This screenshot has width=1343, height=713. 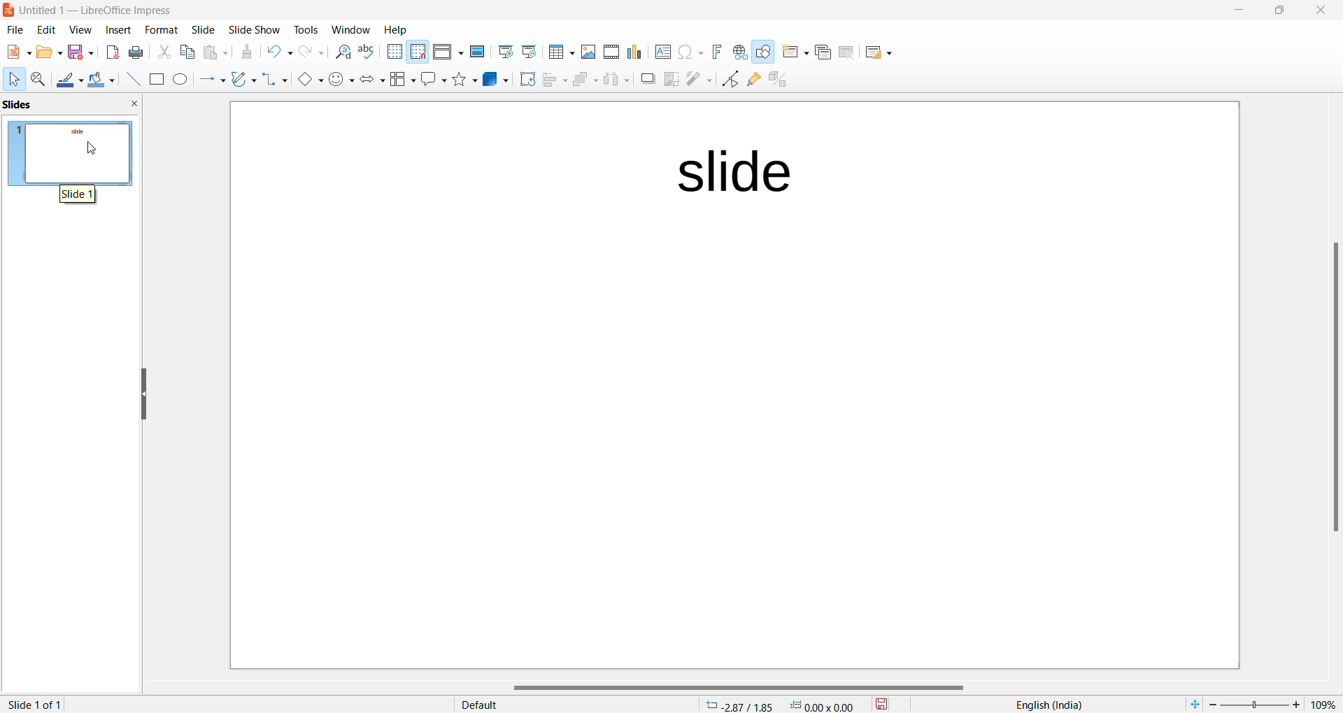 What do you see at coordinates (528, 53) in the screenshot?
I see `Start from current slide` at bounding box center [528, 53].